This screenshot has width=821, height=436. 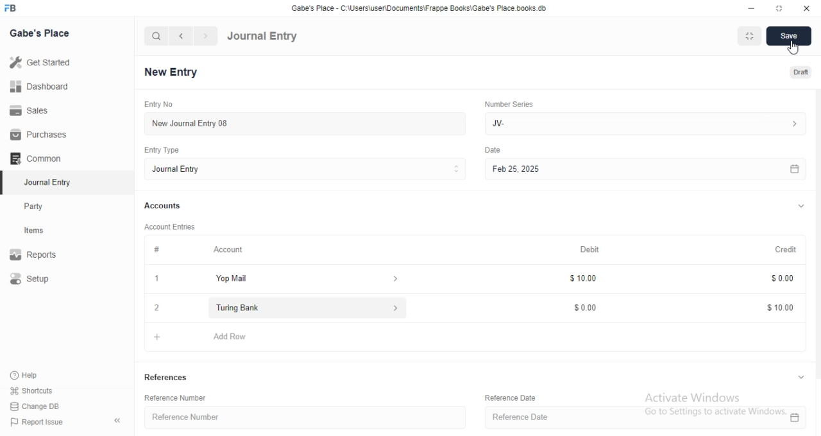 What do you see at coordinates (46, 231) in the screenshot?
I see `Items` at bounding box center [46, 231].